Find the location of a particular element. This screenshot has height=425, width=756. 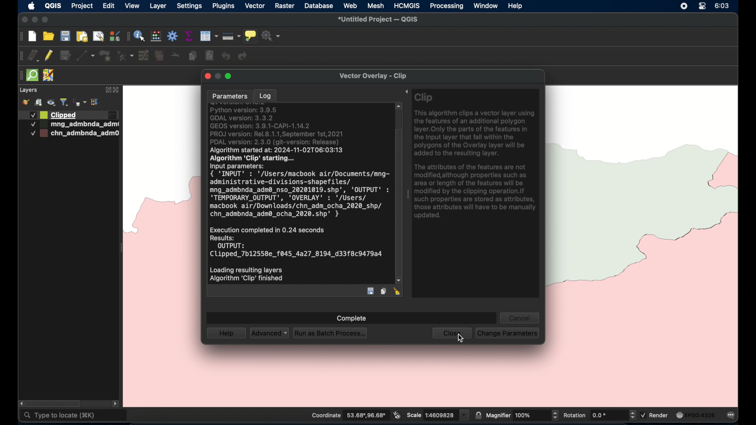

print layout is located at coordinates (82, 37).